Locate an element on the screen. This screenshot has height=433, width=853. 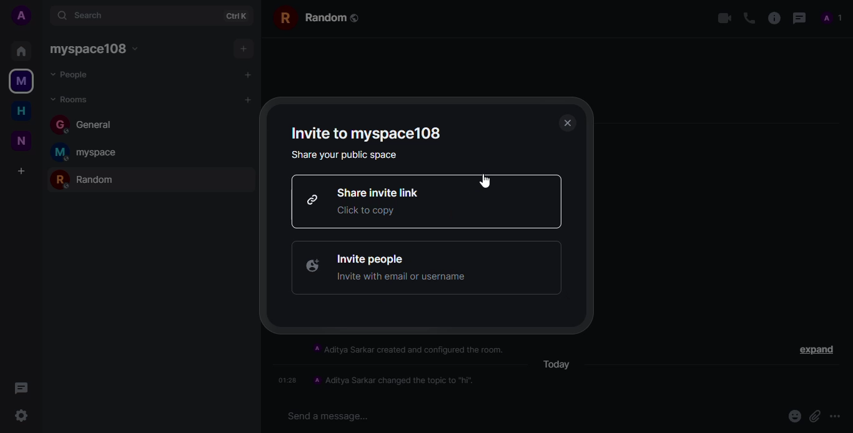
info is located at coordinates (773, 19).